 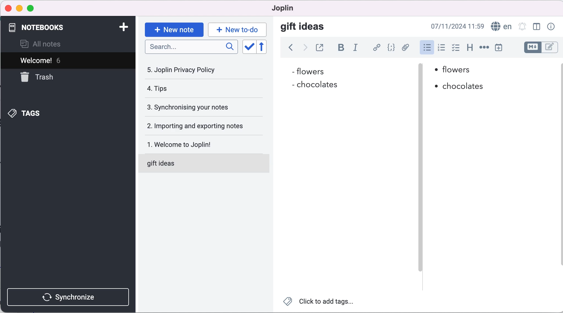 I want to click on toggle editor layout, so click(x=537, y=27).